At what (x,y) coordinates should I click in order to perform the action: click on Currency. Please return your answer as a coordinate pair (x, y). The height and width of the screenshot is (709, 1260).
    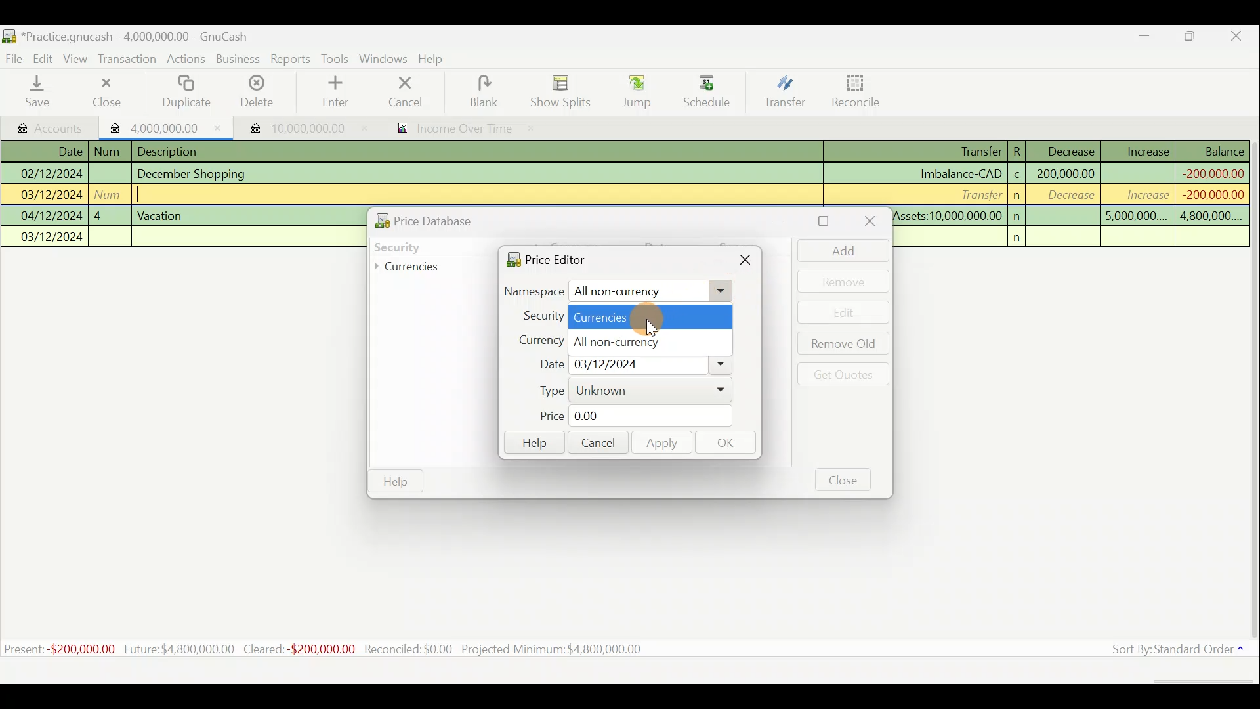
    Looking at the image, I should click on (534, 338).